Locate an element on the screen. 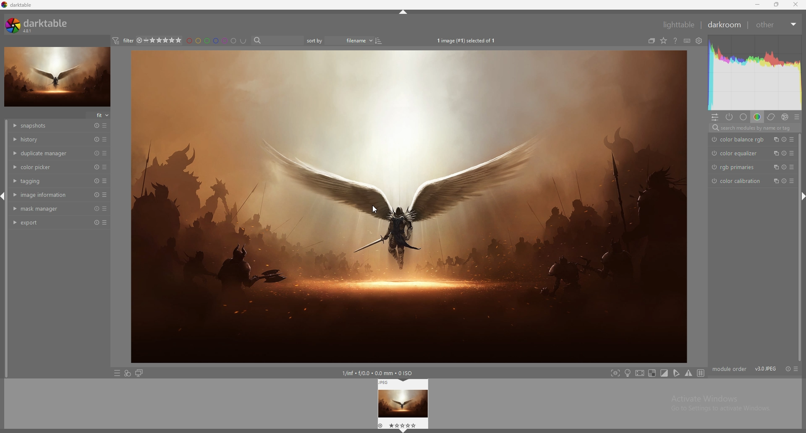 The width and height of the screenshot is (806, 433). multiple instance action is located at coordinates (775, 181).